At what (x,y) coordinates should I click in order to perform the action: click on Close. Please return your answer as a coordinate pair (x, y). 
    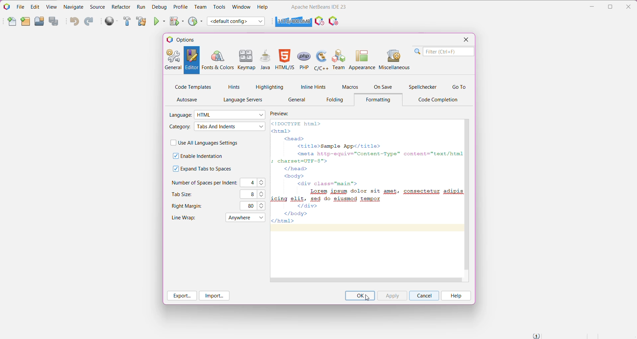
    Looking at the image, I should click on (465, 40).